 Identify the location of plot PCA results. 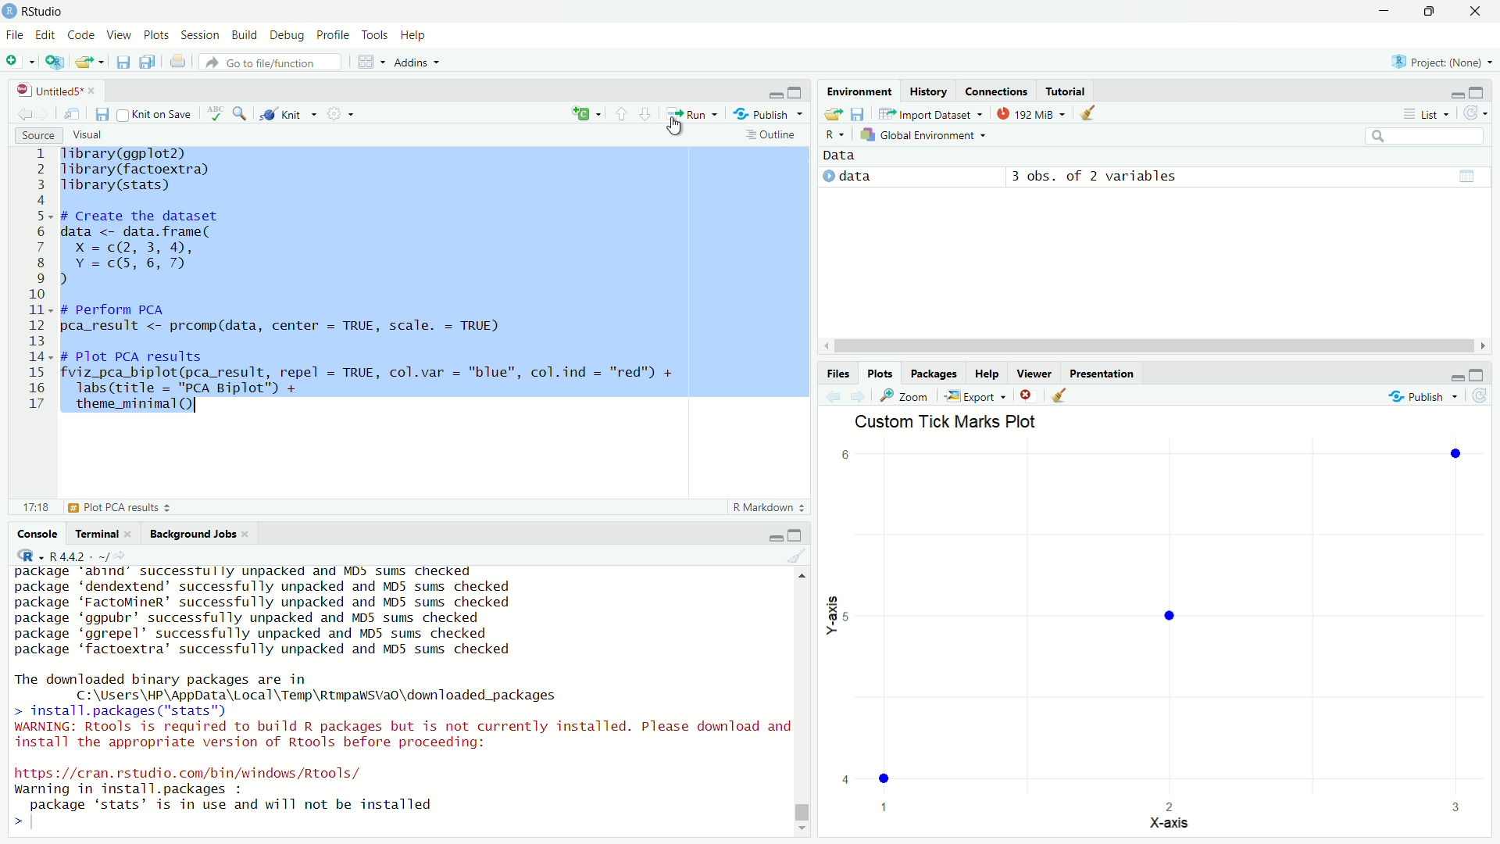
(91, 507).